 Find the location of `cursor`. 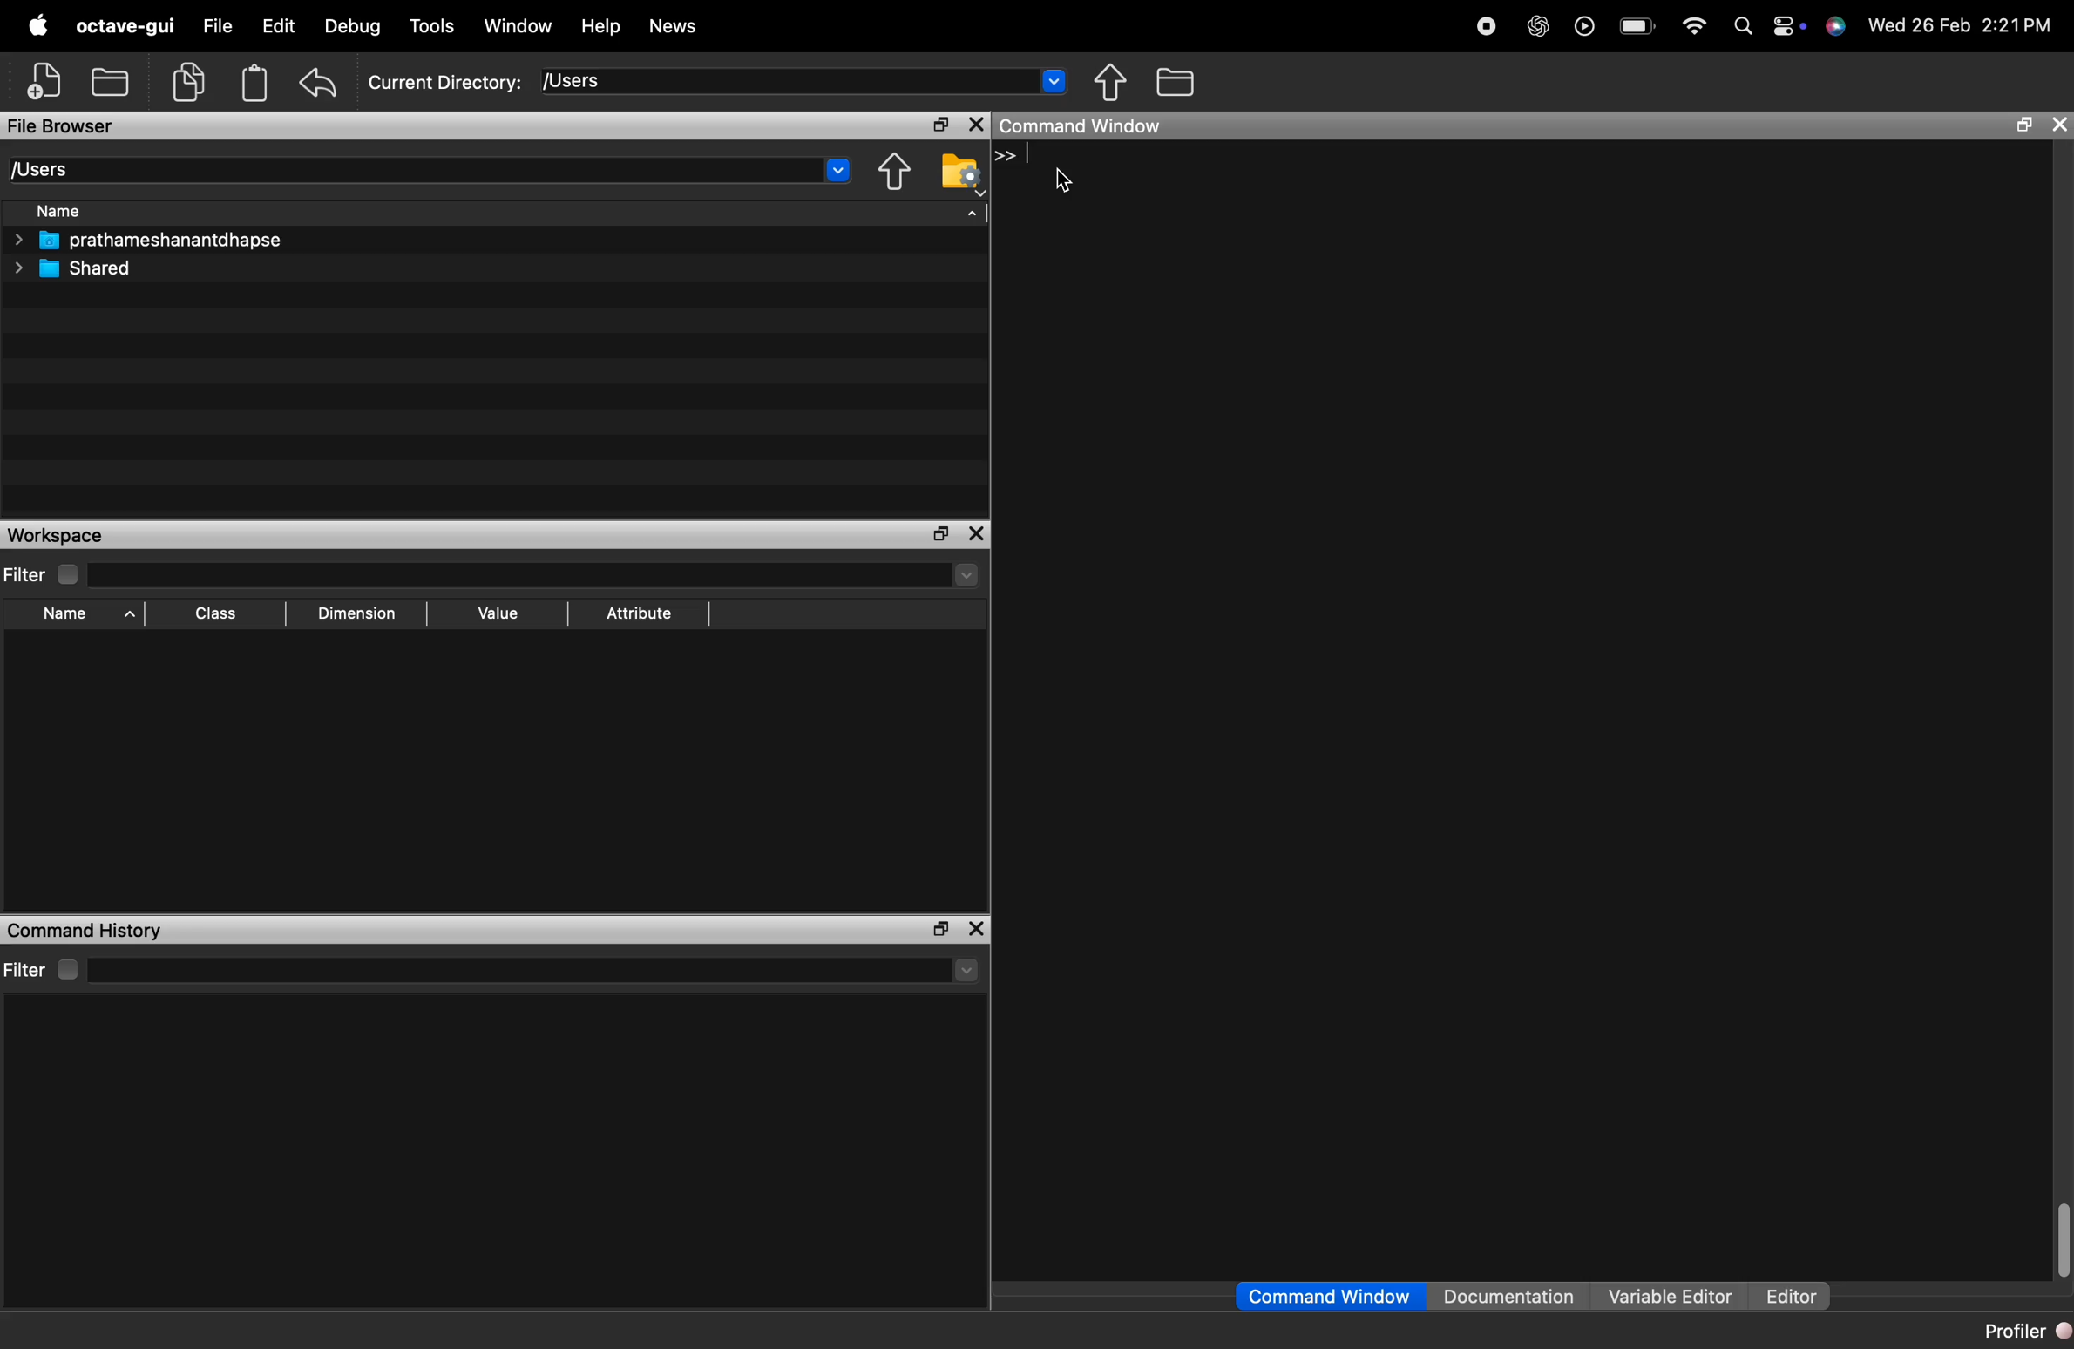

cursor is located at coordinates (1065, 176).